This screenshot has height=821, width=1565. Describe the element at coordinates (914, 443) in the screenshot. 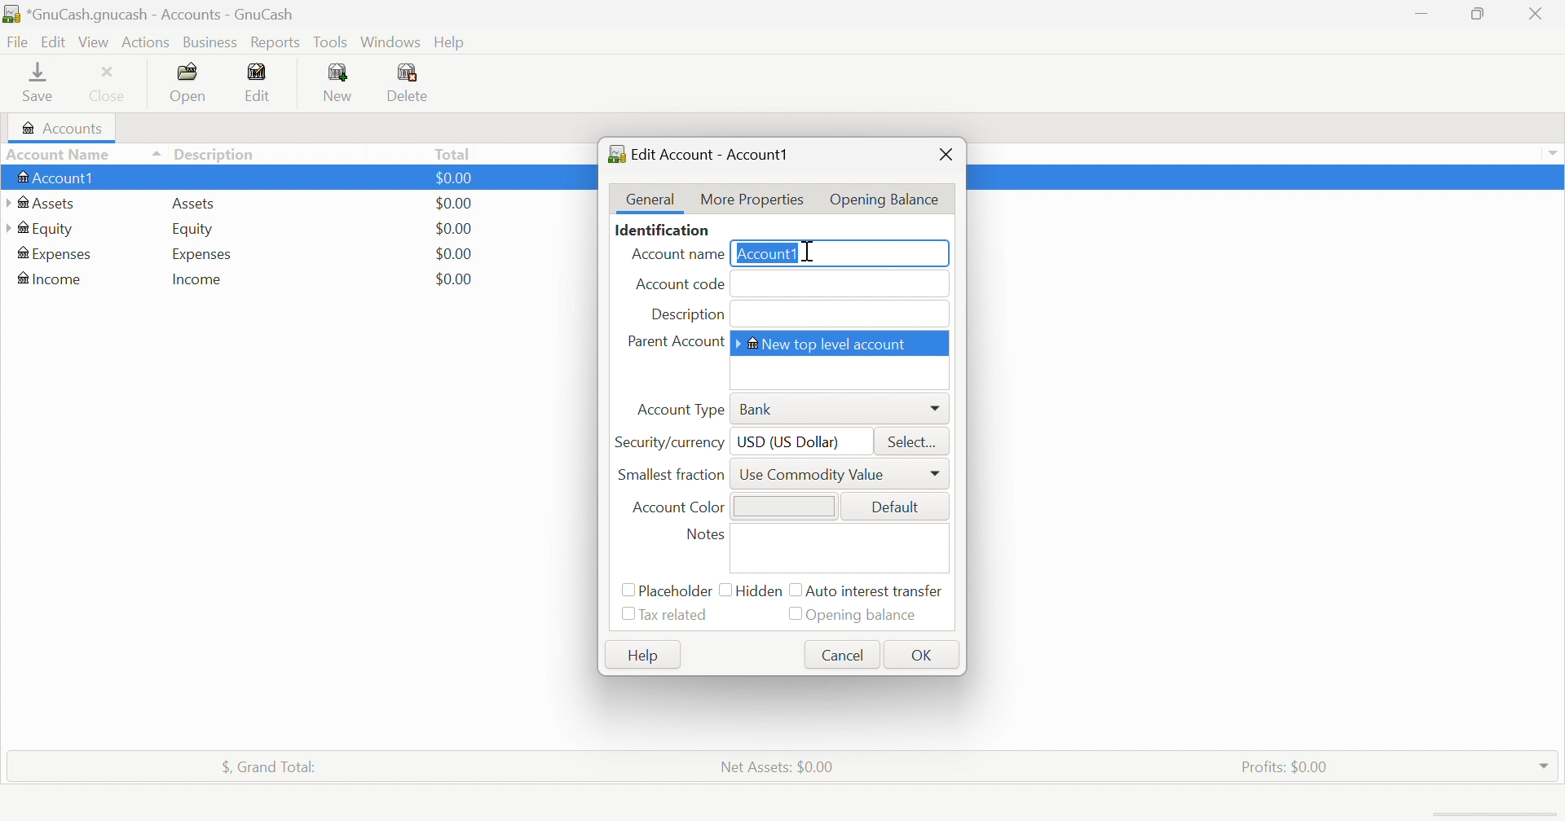

I see `Select...` at that location.